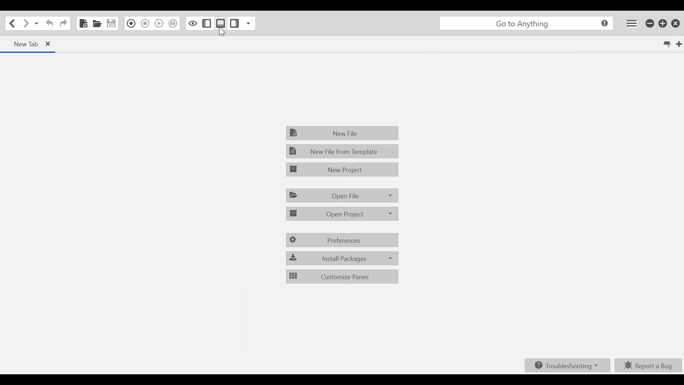  I want to click on New Tab, so click(678, 45).